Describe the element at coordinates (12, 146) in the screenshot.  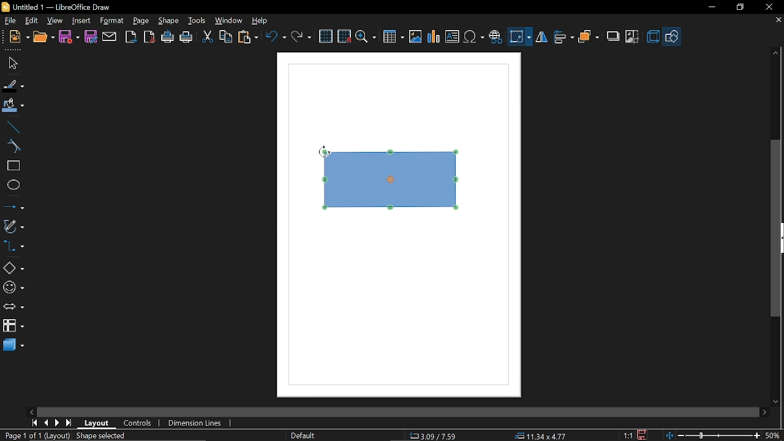
I see `Curve` at that location.